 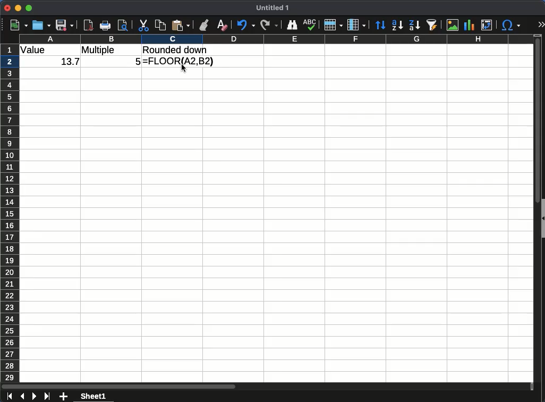 I want to click on add sheet, so click(x=63, y=396).